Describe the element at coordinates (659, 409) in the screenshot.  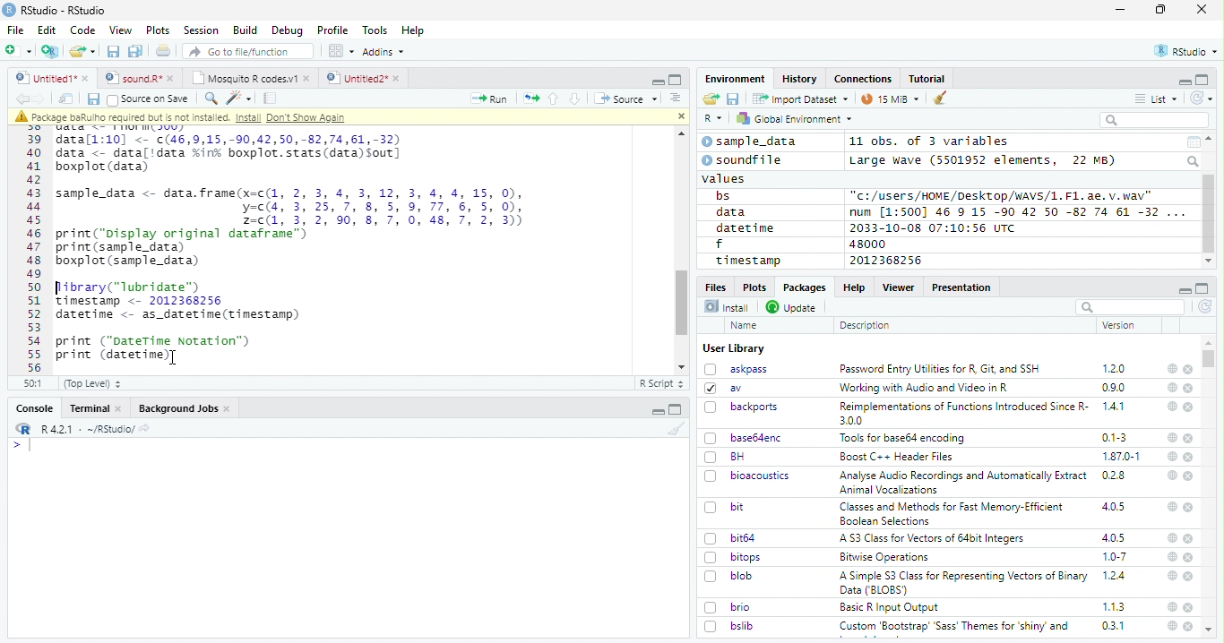
I see `minimize` at that location.